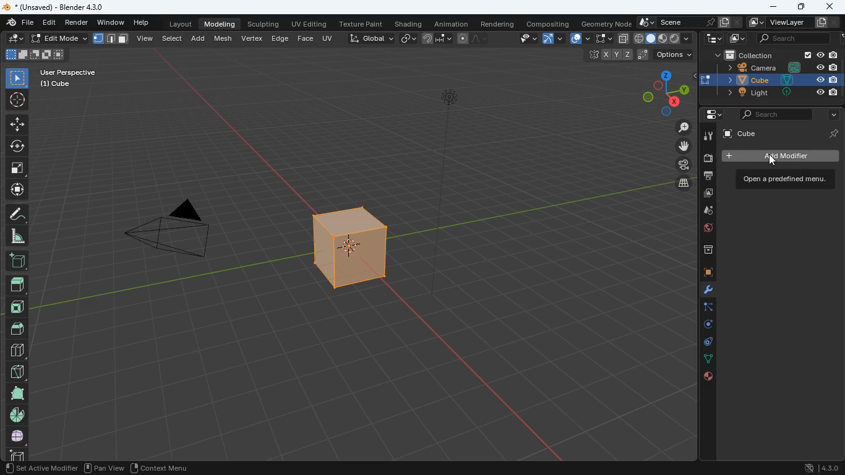  Describe the element at coordinates (163, 468) in the screenshot. I see `context menu` at that location.